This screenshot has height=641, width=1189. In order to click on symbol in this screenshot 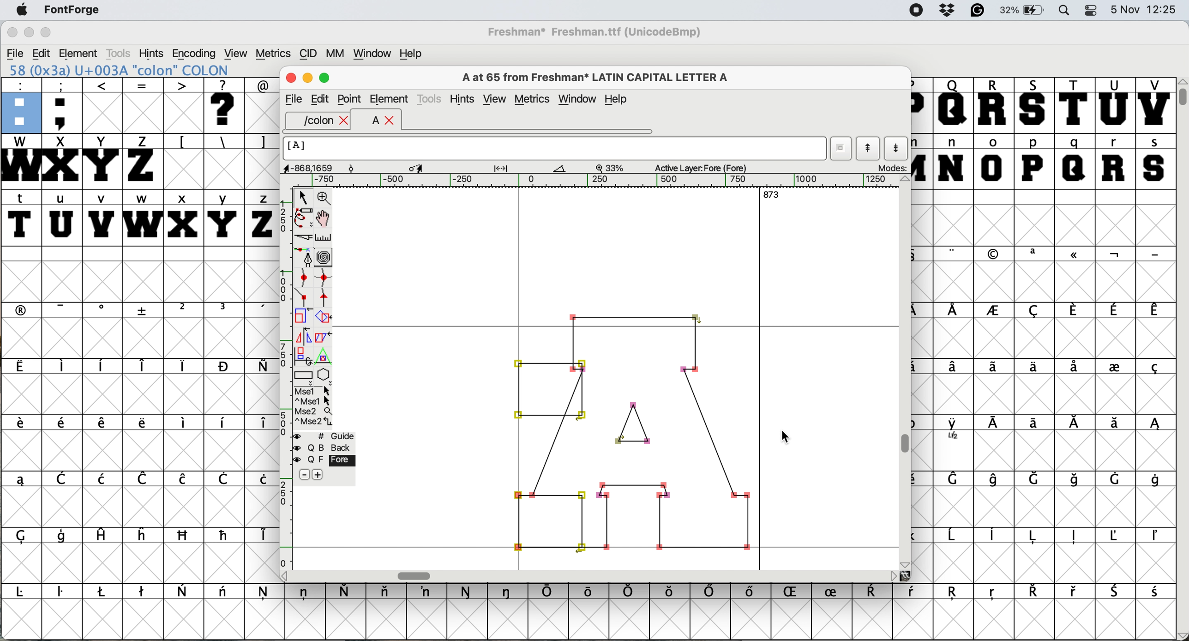, I will do `click(993, 595)`.